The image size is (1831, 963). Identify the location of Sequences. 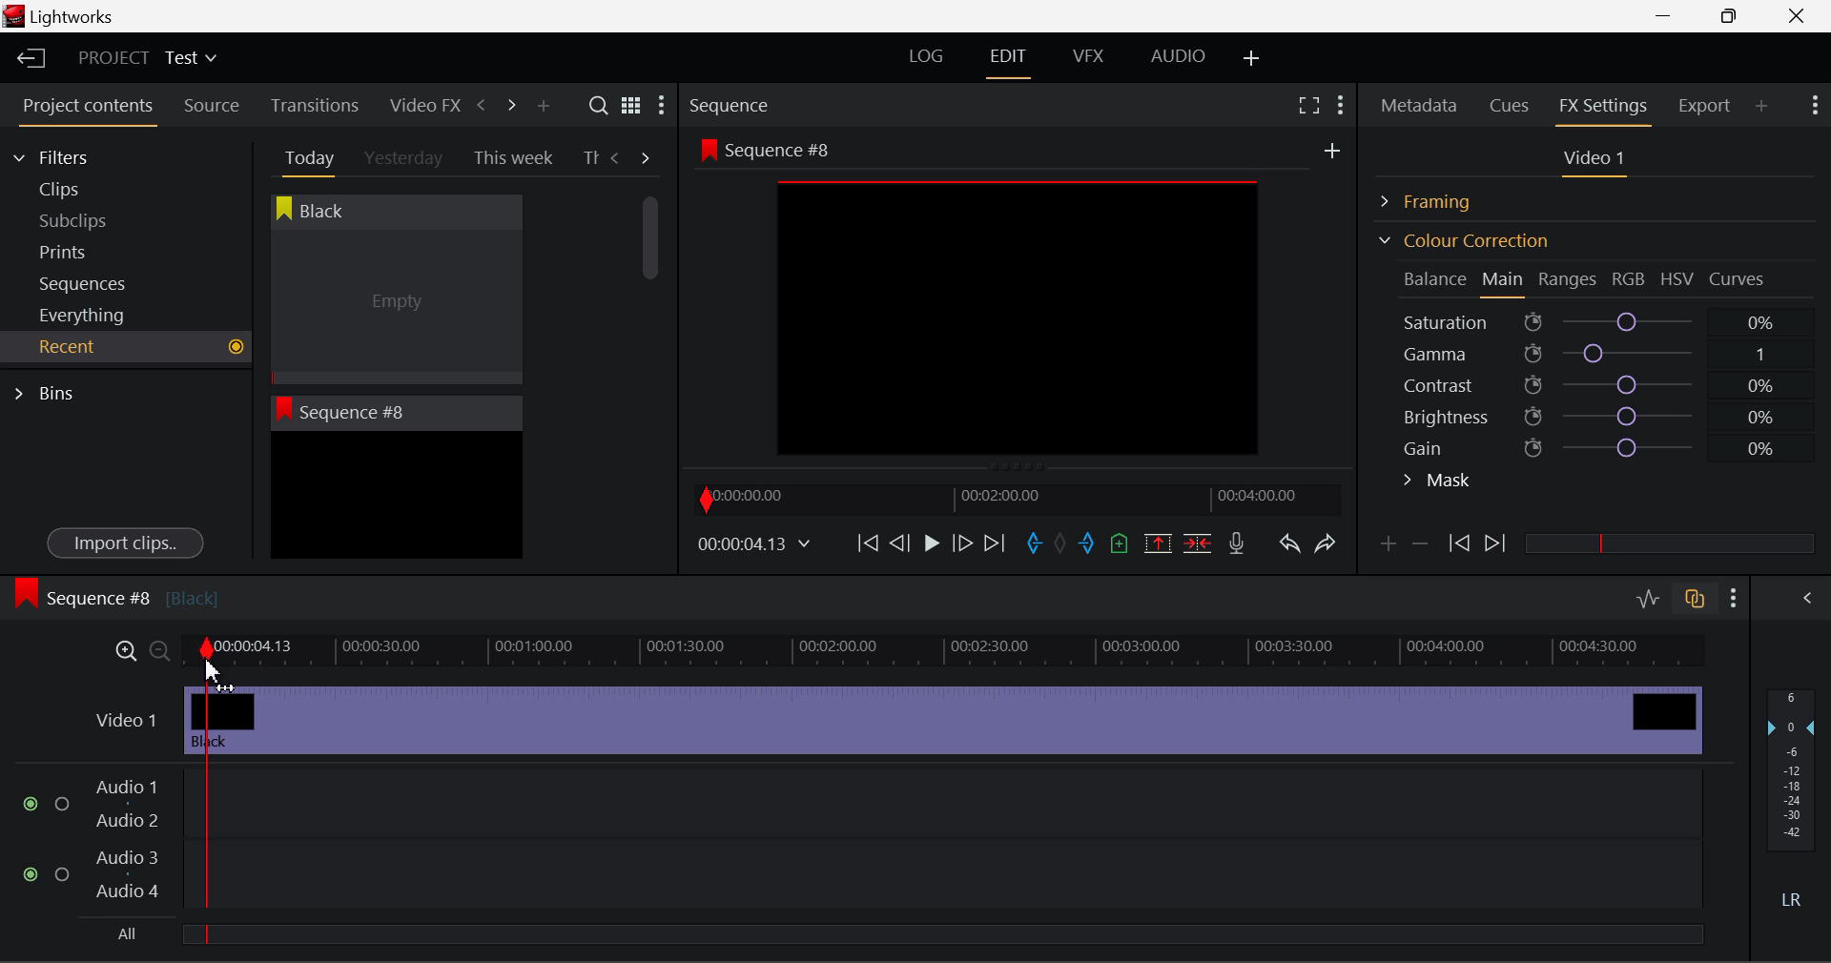
(88, 281).